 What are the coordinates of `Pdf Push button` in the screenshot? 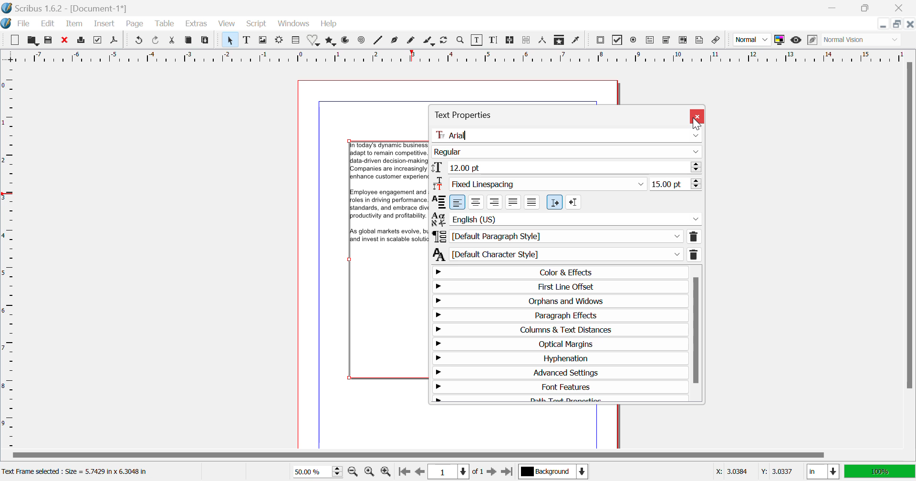 It's located at (600, 39).